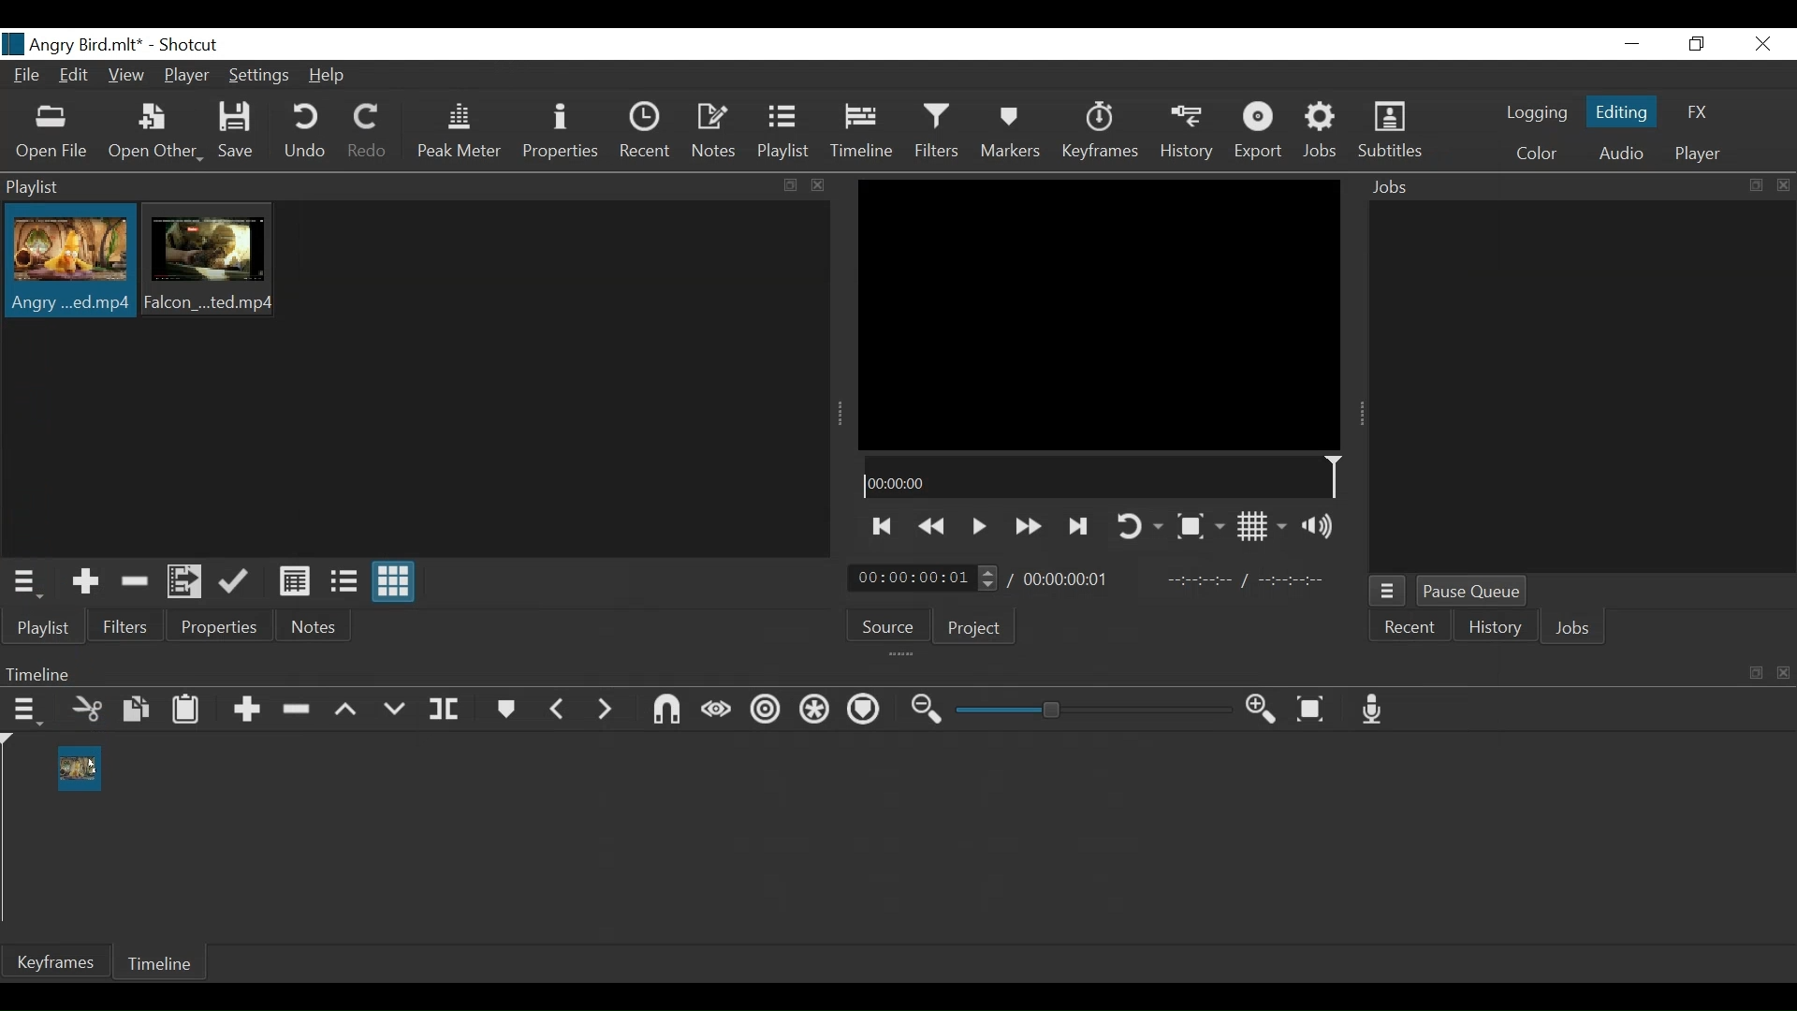 Image resolution: width=1797 pixels, height=1011 pixels. I want to click on Markers, so click(507, 710).